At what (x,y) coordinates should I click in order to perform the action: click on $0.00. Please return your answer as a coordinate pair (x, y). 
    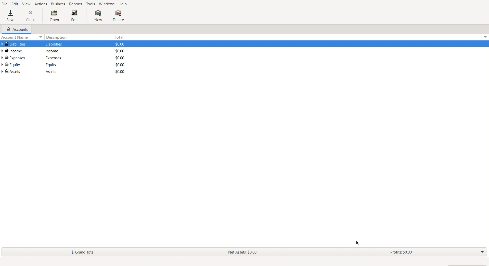
    Looking at the image, I should click on (118, 51).